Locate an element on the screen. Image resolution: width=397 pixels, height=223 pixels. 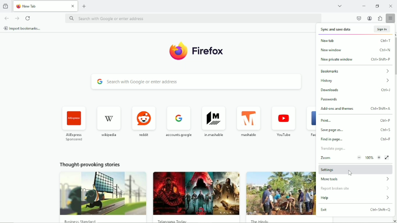
list all tabs is located at coordinates (340, 6).